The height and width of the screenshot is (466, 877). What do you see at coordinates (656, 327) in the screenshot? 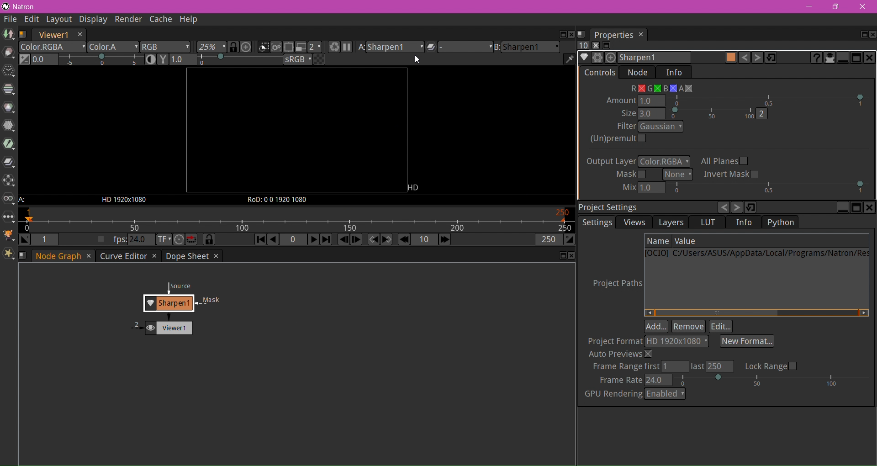
I see `Add...` at bounding box center [656, 327].